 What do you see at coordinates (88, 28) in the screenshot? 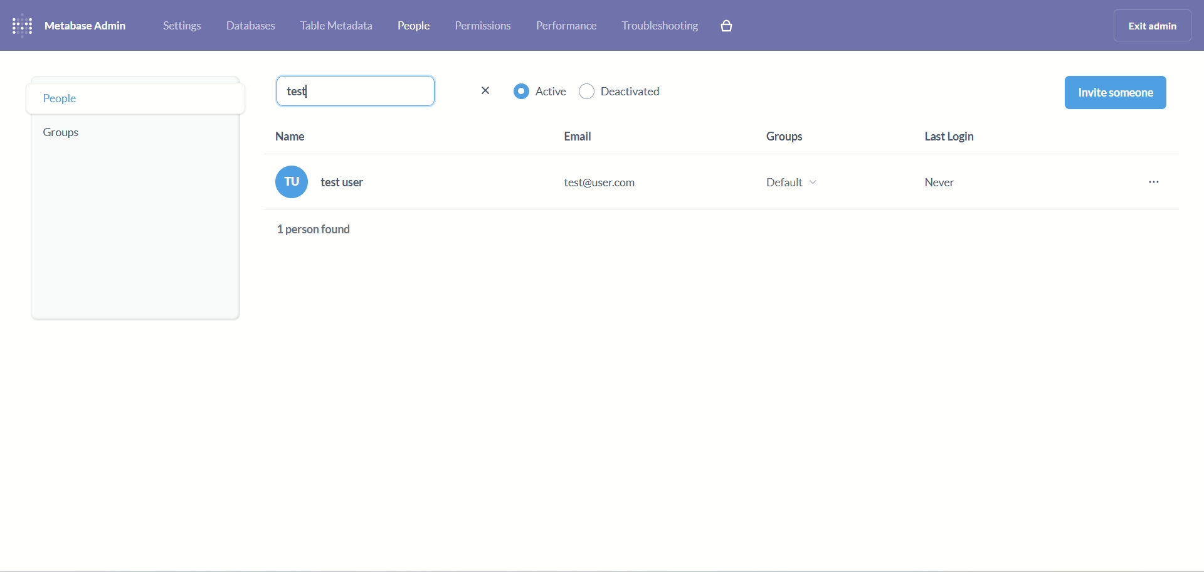
I see `metabase admin` at bounding box center [88, 28].